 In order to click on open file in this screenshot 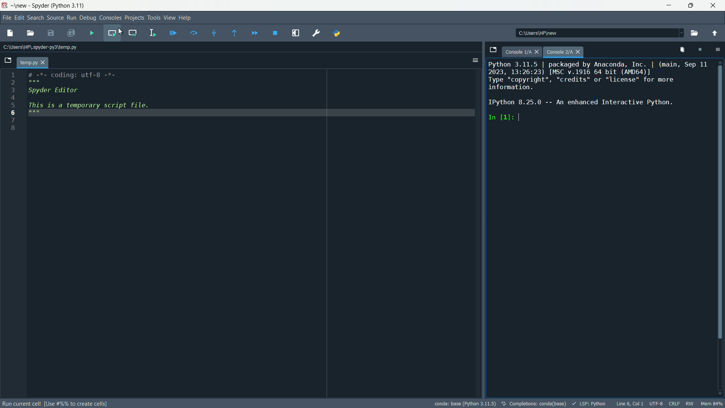, I will do `click(30, 33)`.